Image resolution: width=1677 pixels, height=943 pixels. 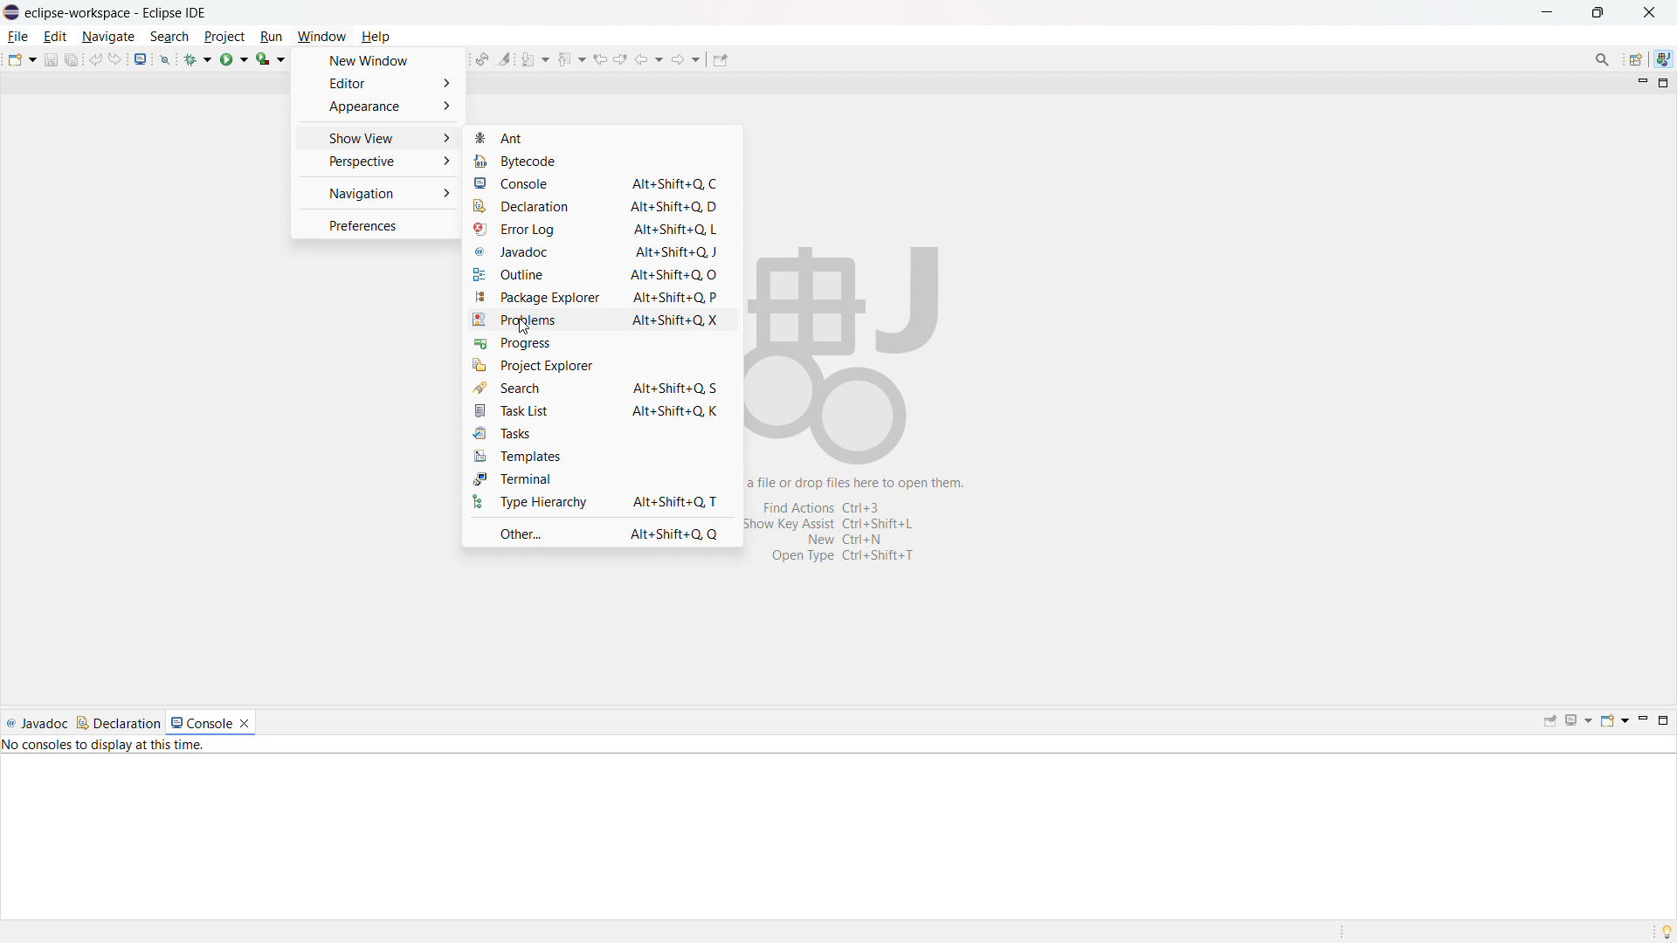 What do you see at coordinates (377, 83) in the screenshot?
I see `editor` at bounding box center [377, 83].